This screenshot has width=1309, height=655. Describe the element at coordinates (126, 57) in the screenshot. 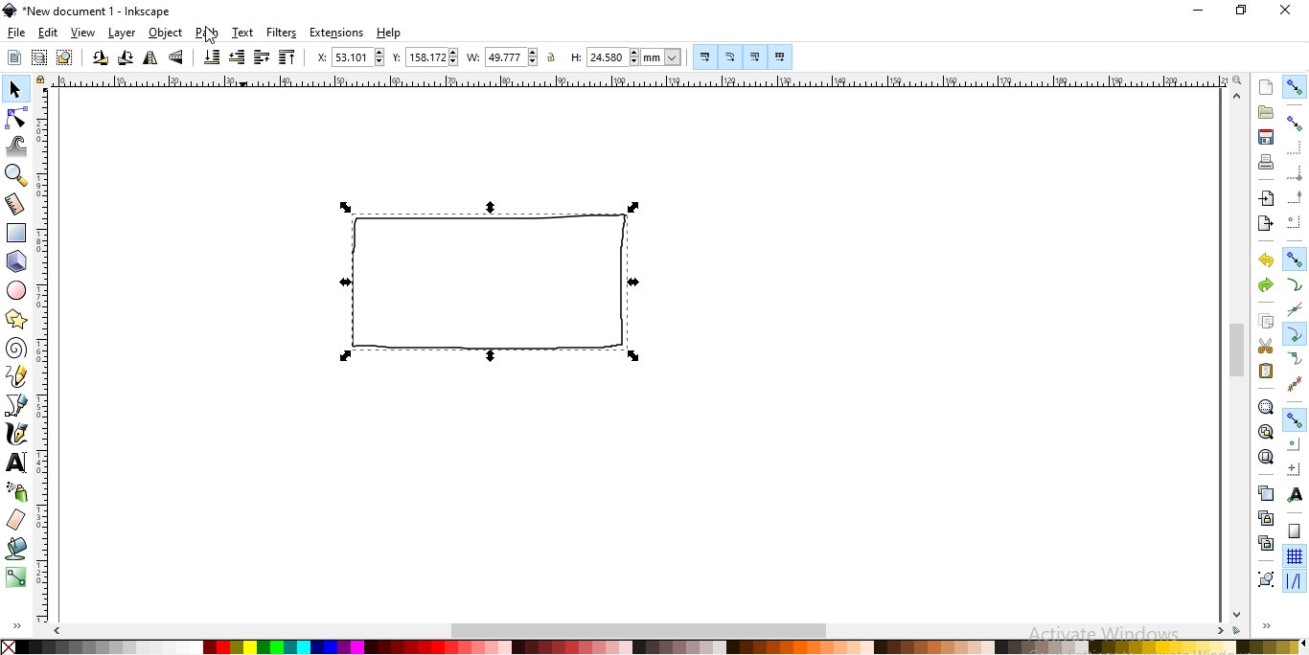

I see `rotation selection 90 clockwise` at that location.